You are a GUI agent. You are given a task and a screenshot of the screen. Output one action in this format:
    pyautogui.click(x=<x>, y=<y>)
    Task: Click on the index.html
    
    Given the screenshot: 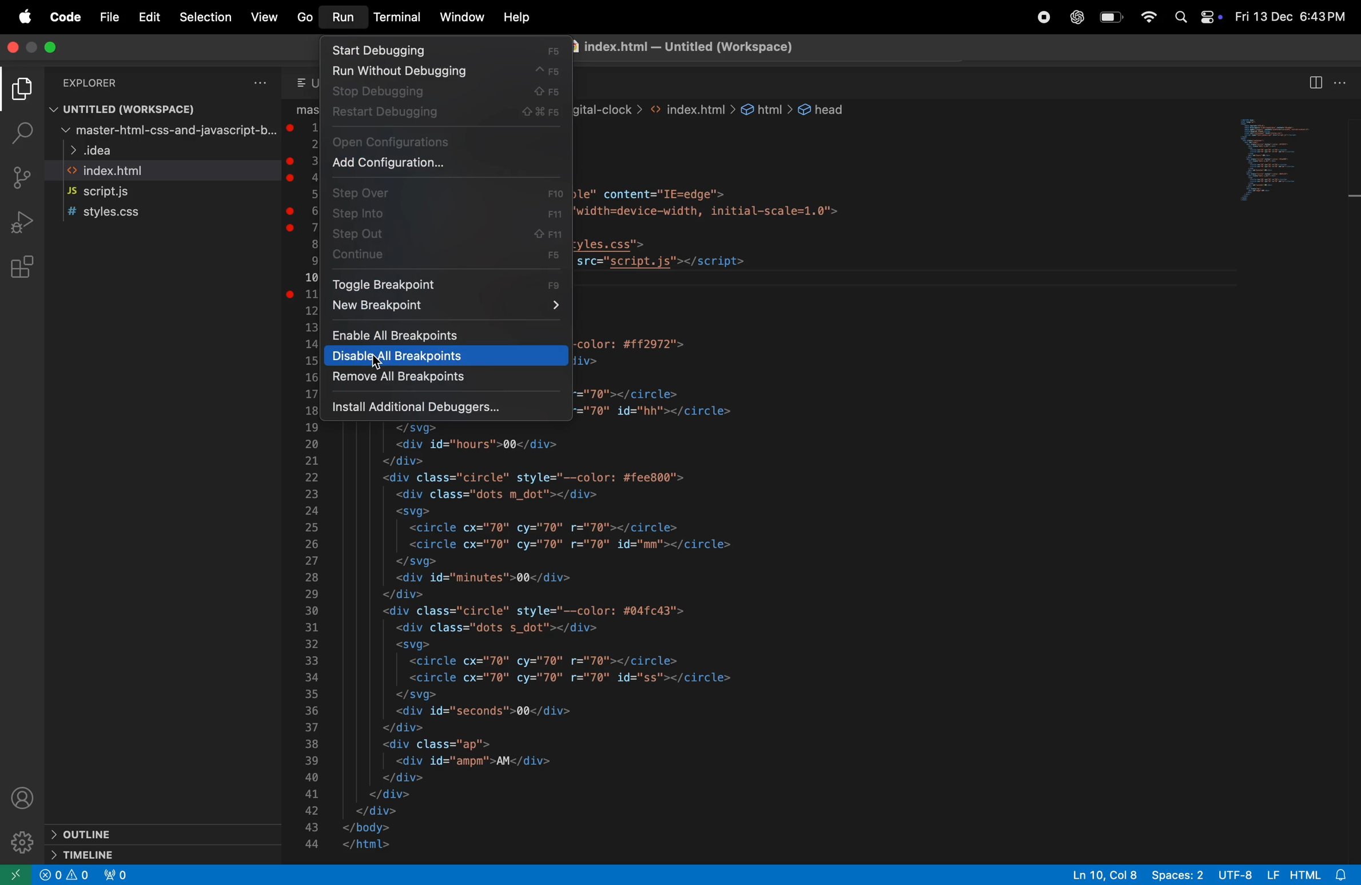 What is the action you would take?
    pyautogui.click(x=117, y=172)
    